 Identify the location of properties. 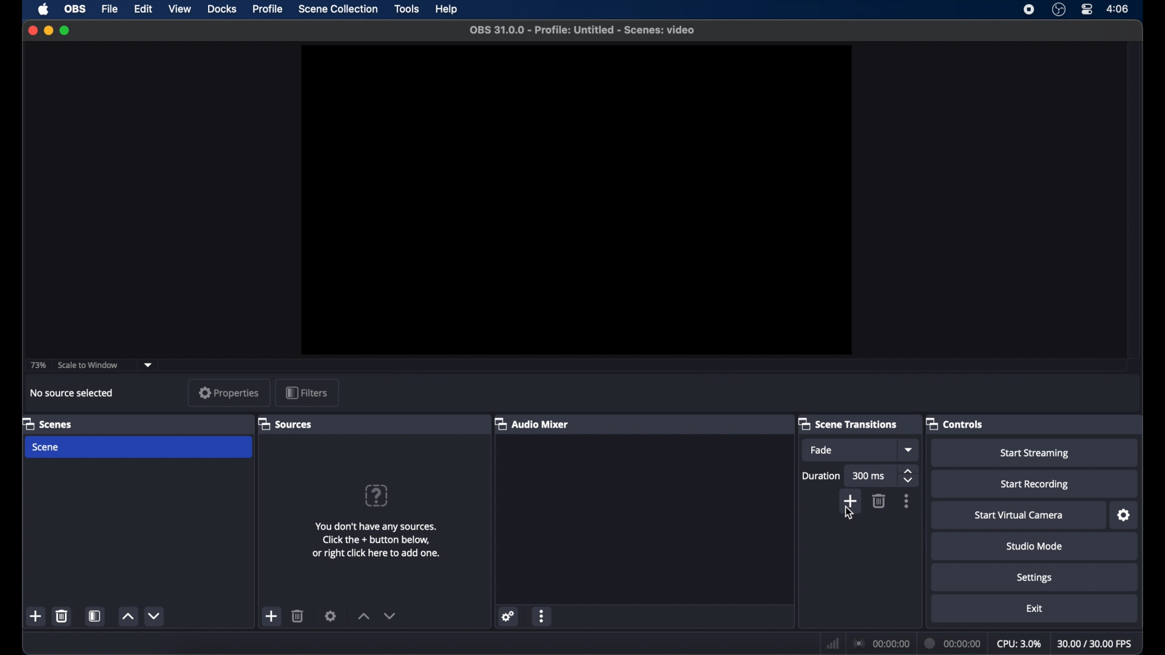
(228, 392).